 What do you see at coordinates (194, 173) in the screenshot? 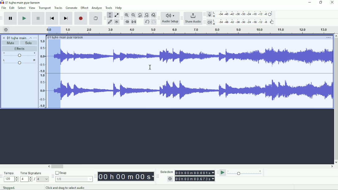
I see `00 h 00 m 00.081s` at bounding box center [194, 173].